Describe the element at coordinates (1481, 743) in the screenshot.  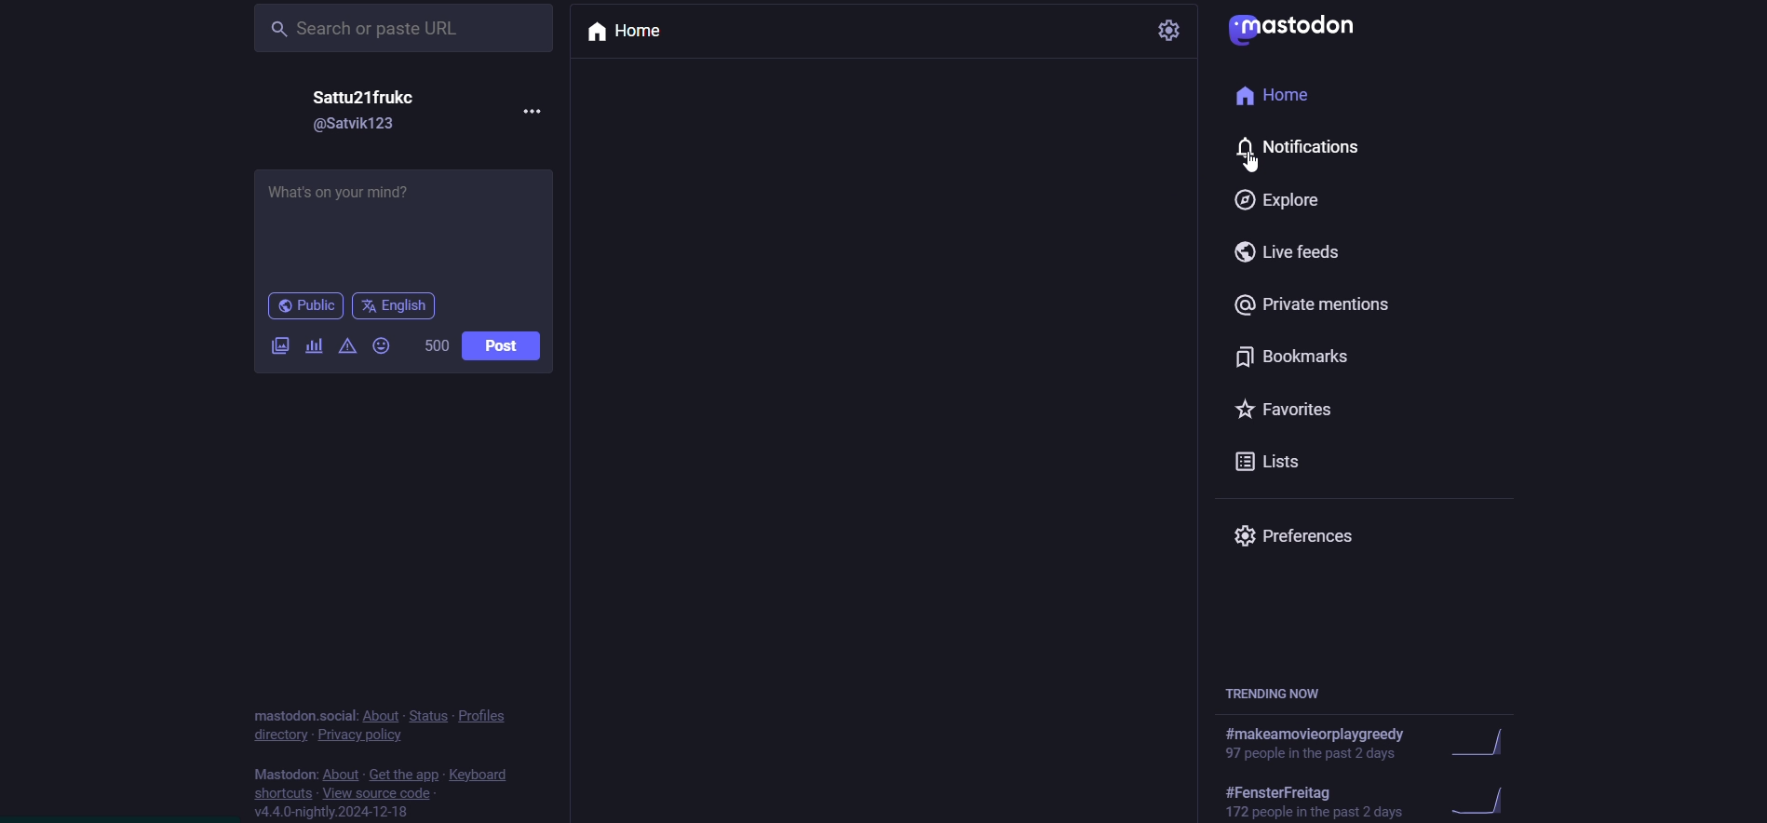
I see `trending graph` at that location.